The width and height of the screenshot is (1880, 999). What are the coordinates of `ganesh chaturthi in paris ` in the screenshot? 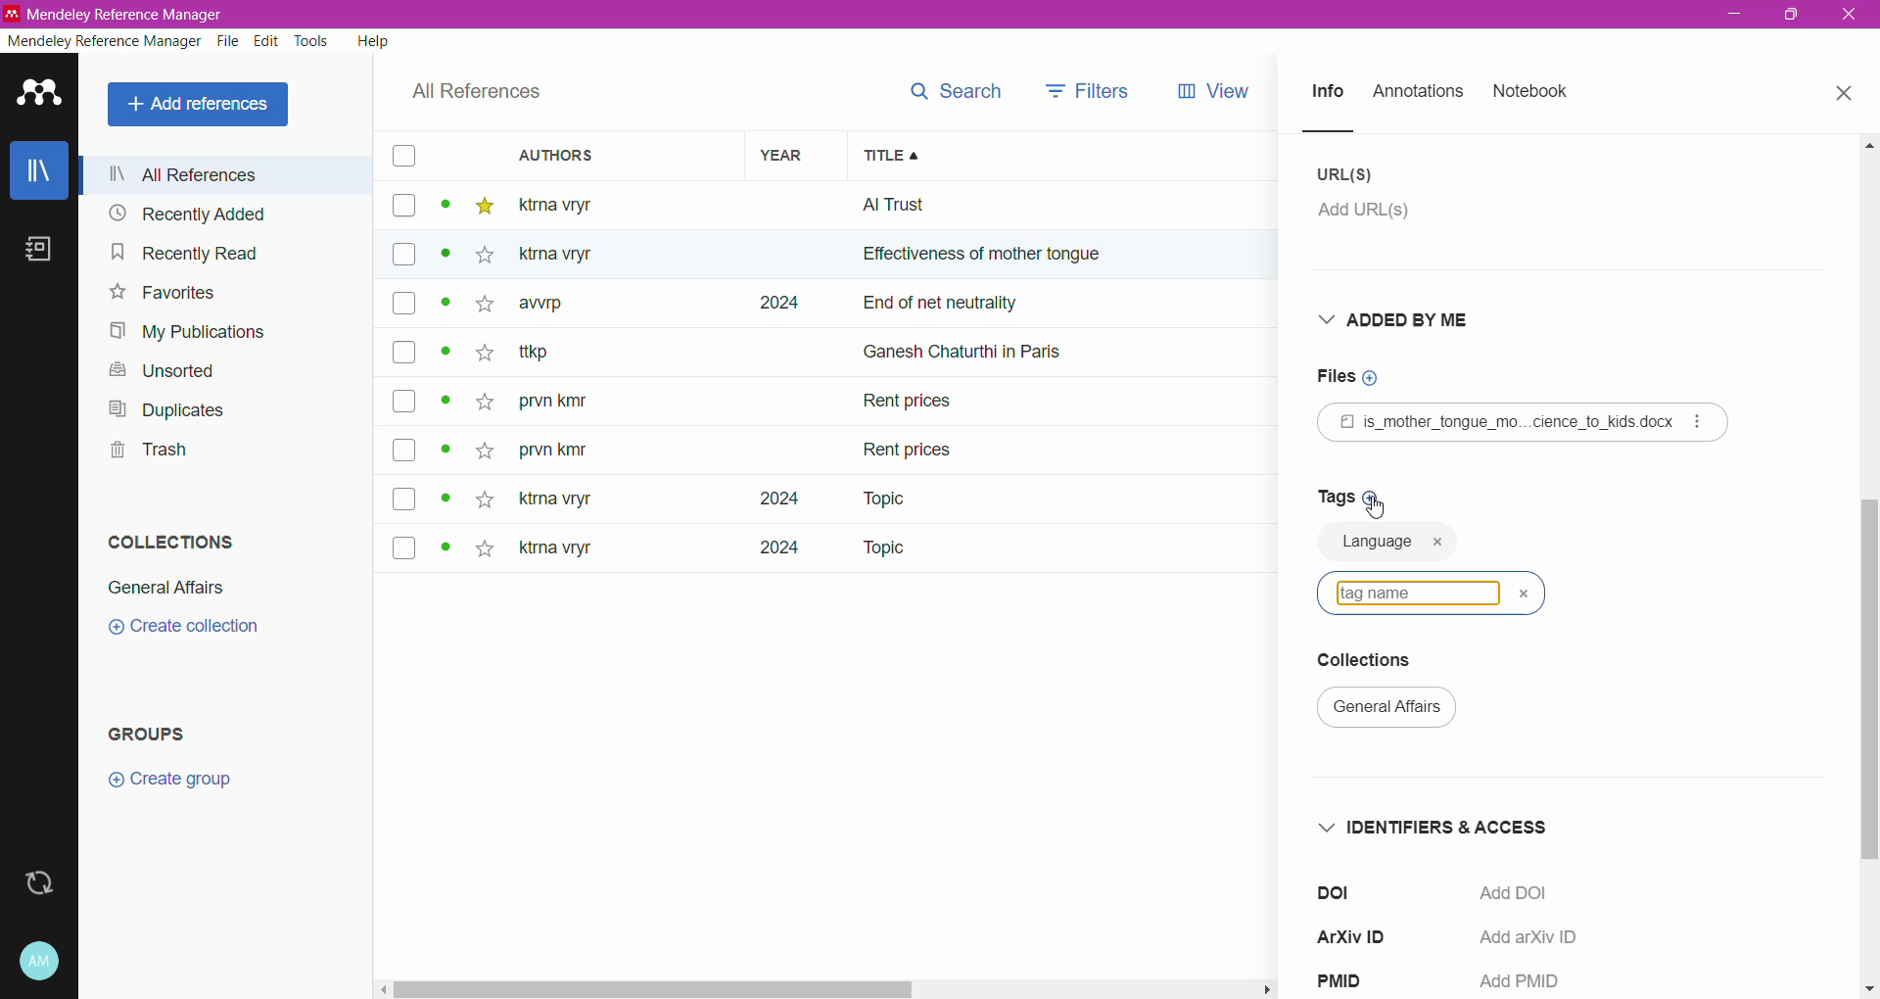 It's located at (985, 344).